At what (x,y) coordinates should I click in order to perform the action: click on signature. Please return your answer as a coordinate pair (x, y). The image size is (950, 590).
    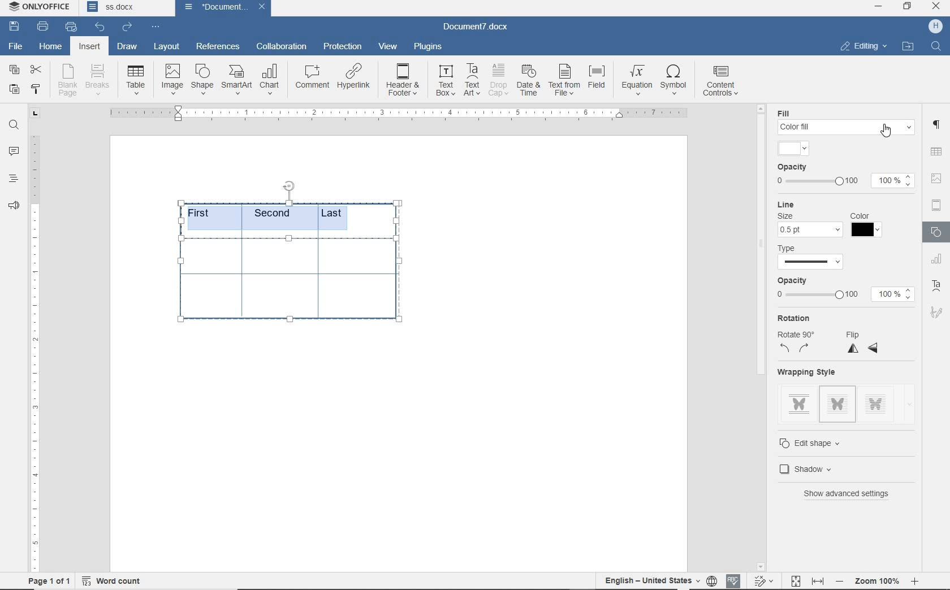
    Looking at the image, I should click on (938, 314).